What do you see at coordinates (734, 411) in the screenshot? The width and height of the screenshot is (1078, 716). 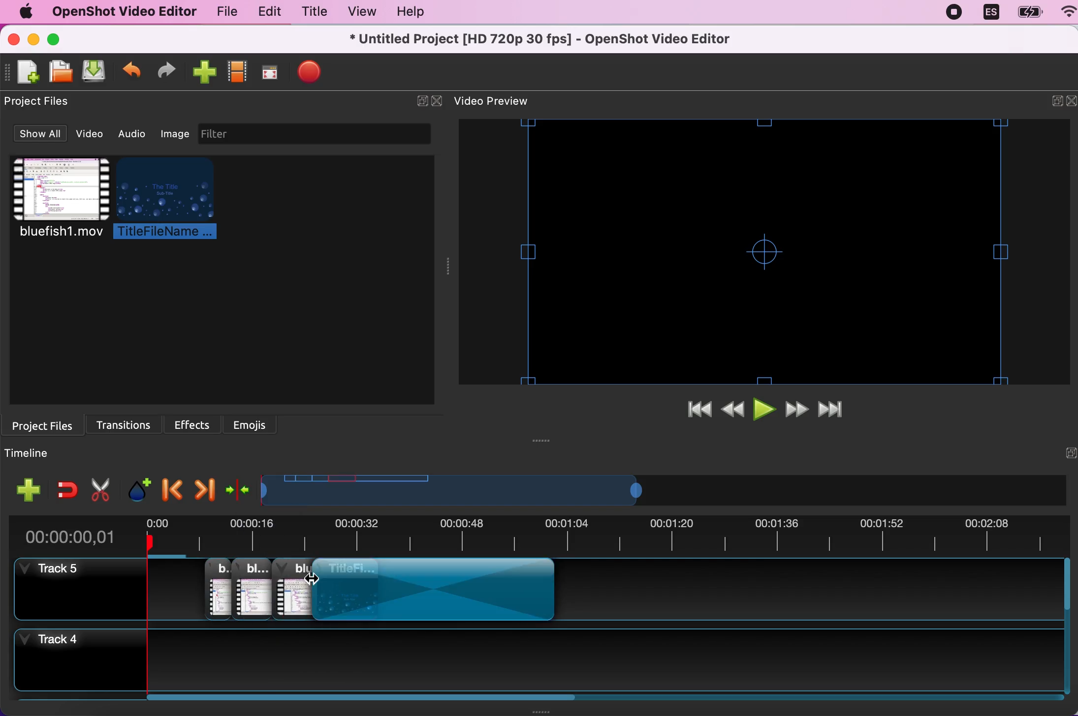 I see `rewind` at bounding box center [734, 411].